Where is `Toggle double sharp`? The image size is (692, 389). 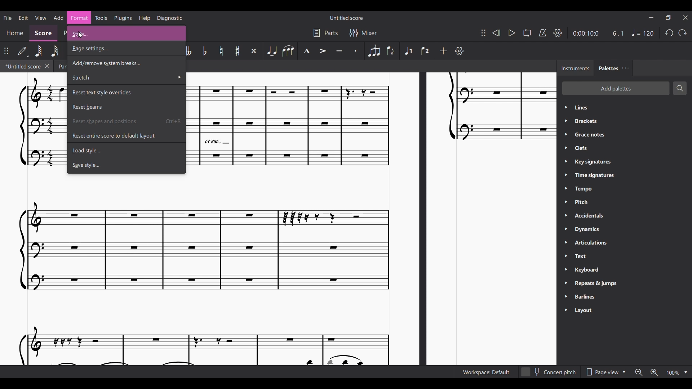
Toggle double sharp is located at coordinates (255, 51).